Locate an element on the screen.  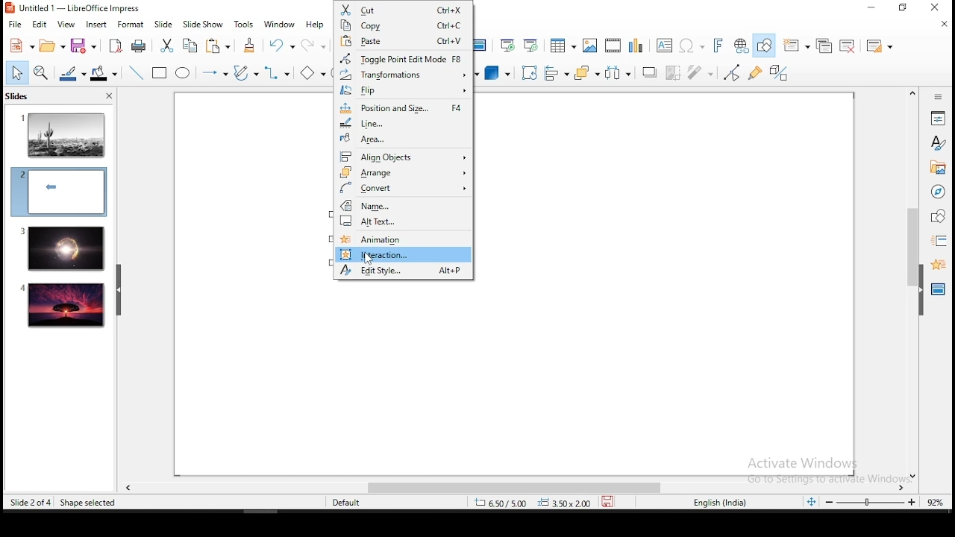
copy is located at coordinates (188, 45).